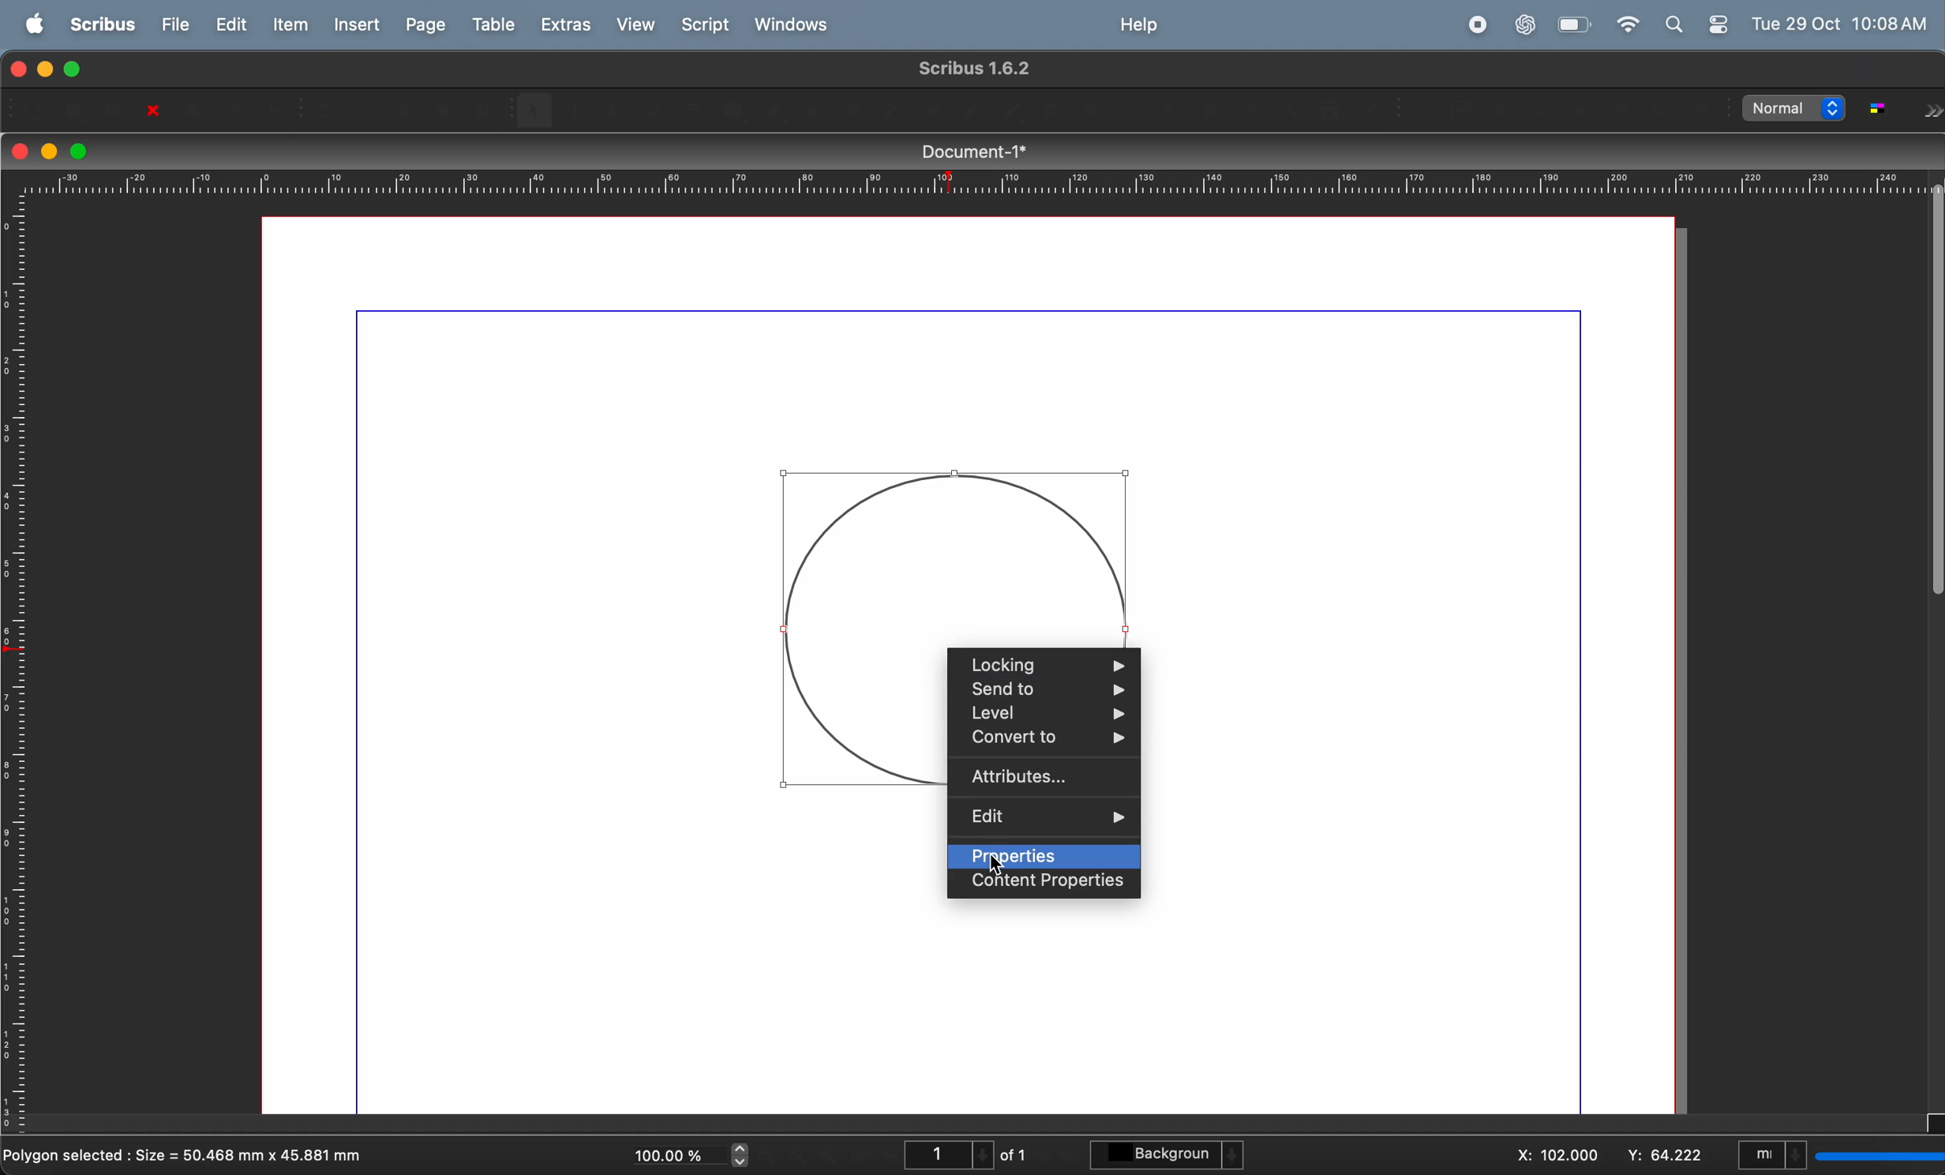 This screenshot has width=1945, height=1175. Describe the element at coordinates (965, 1154) in the screenshot. I see `page number` at that location.